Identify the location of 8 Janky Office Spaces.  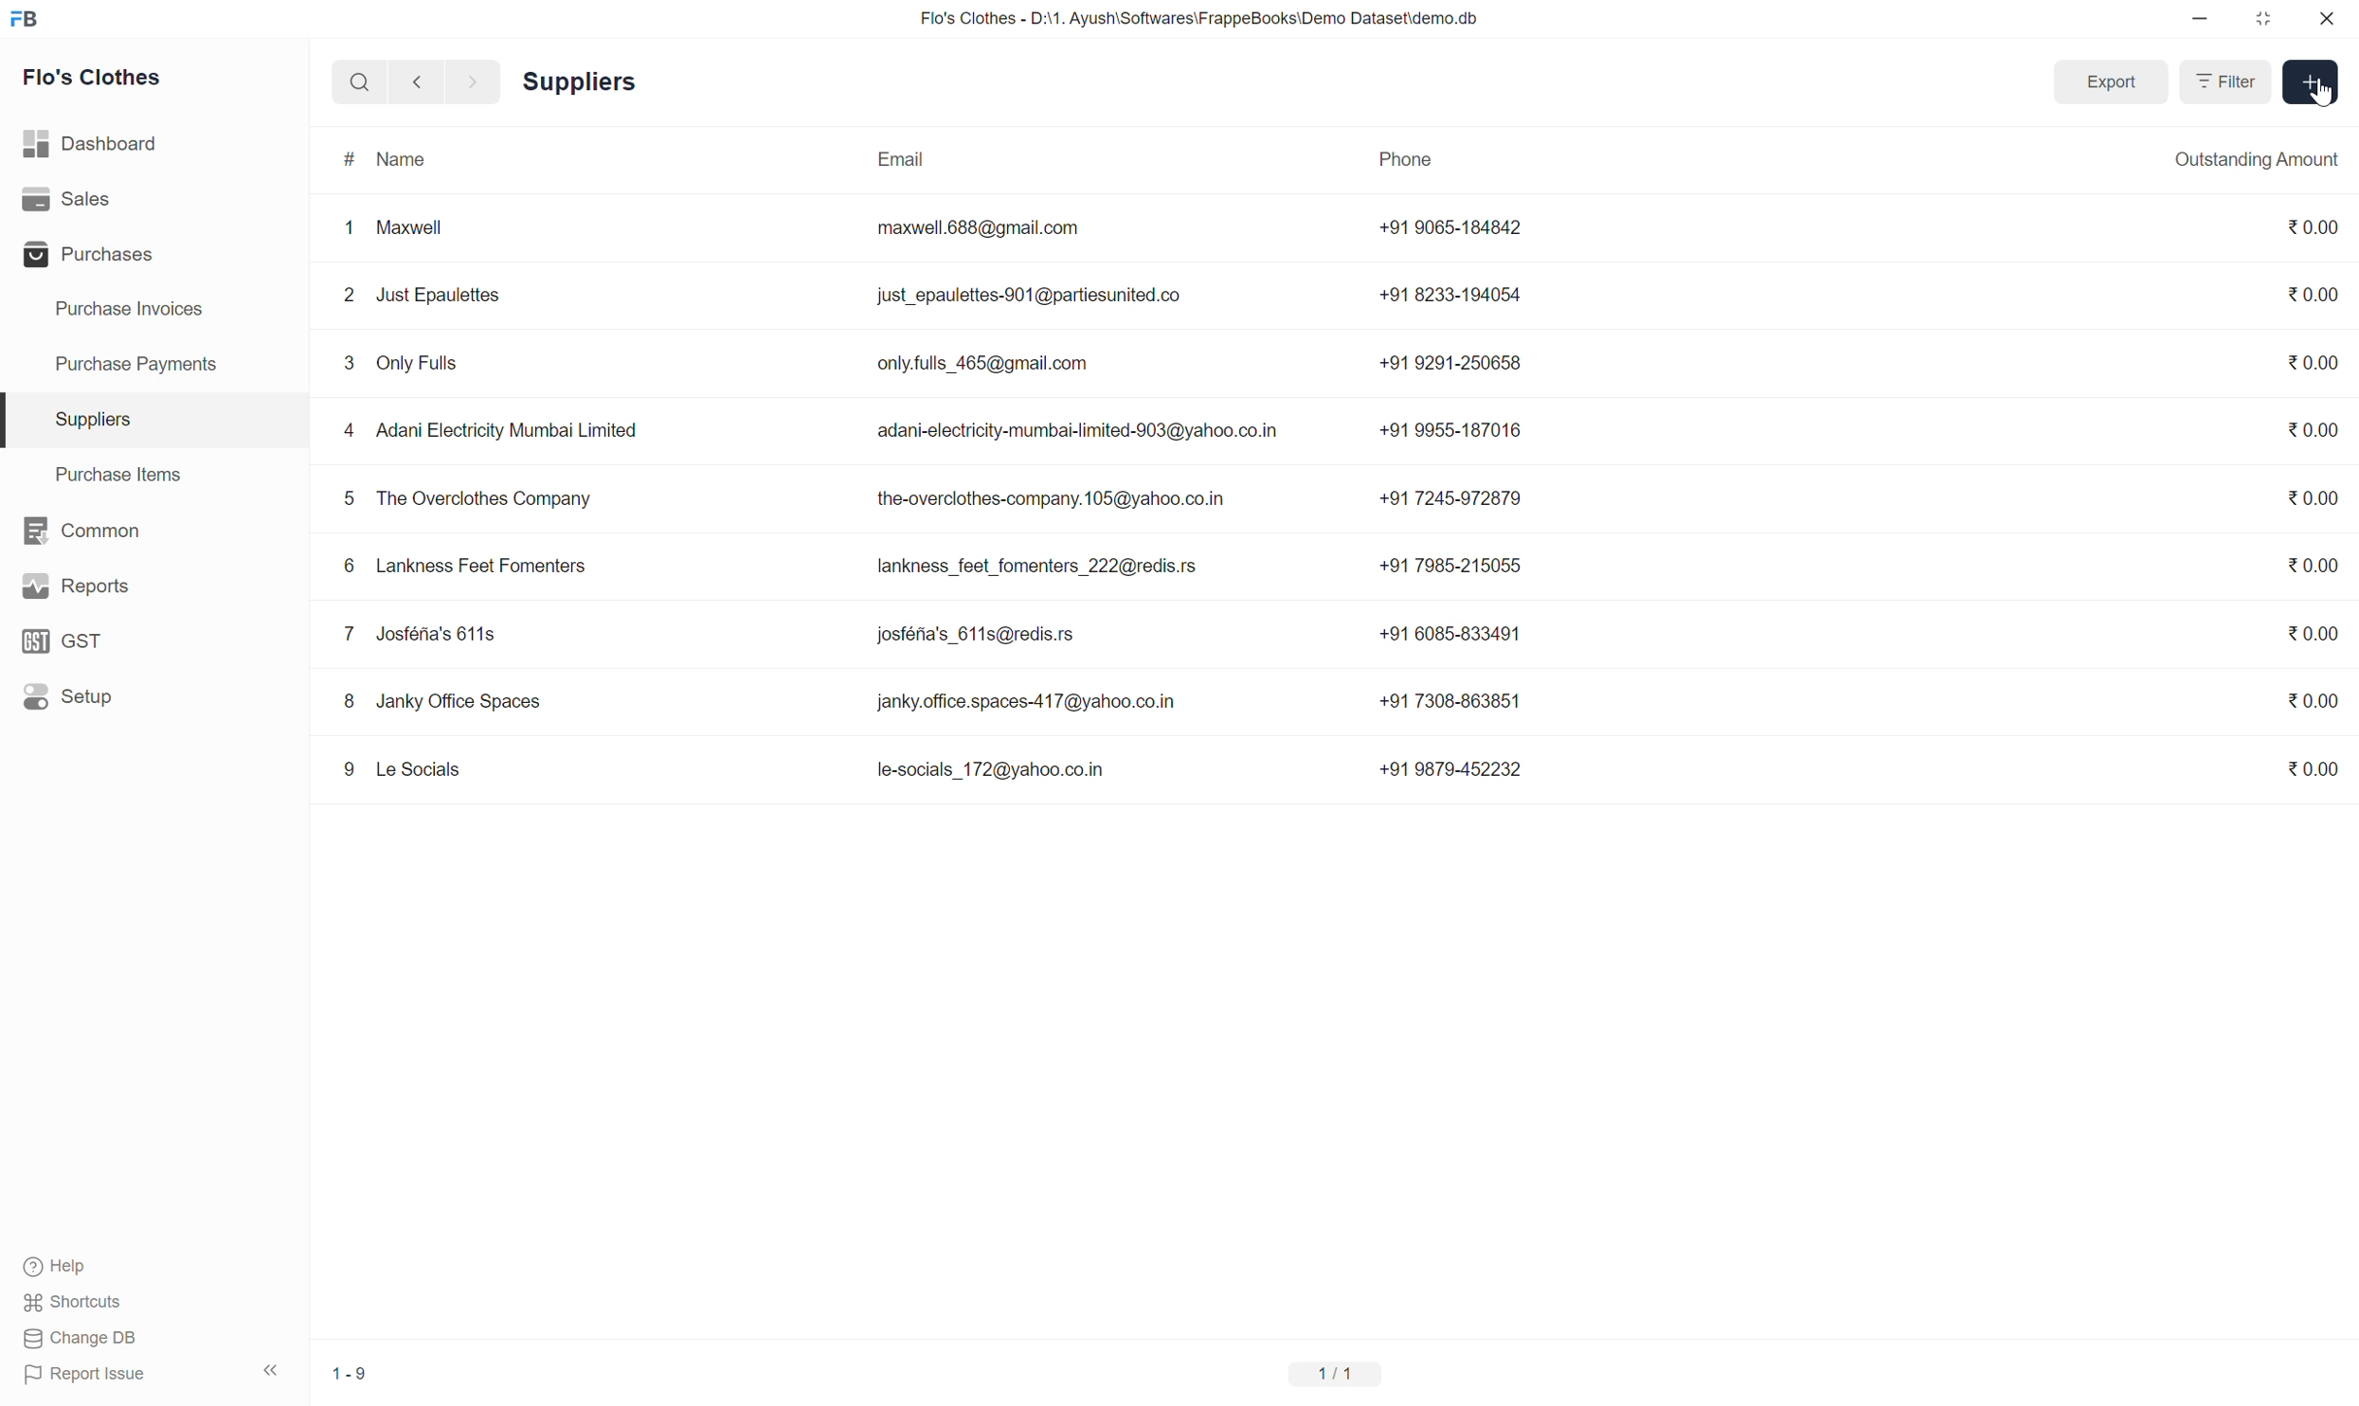
(441, 700).